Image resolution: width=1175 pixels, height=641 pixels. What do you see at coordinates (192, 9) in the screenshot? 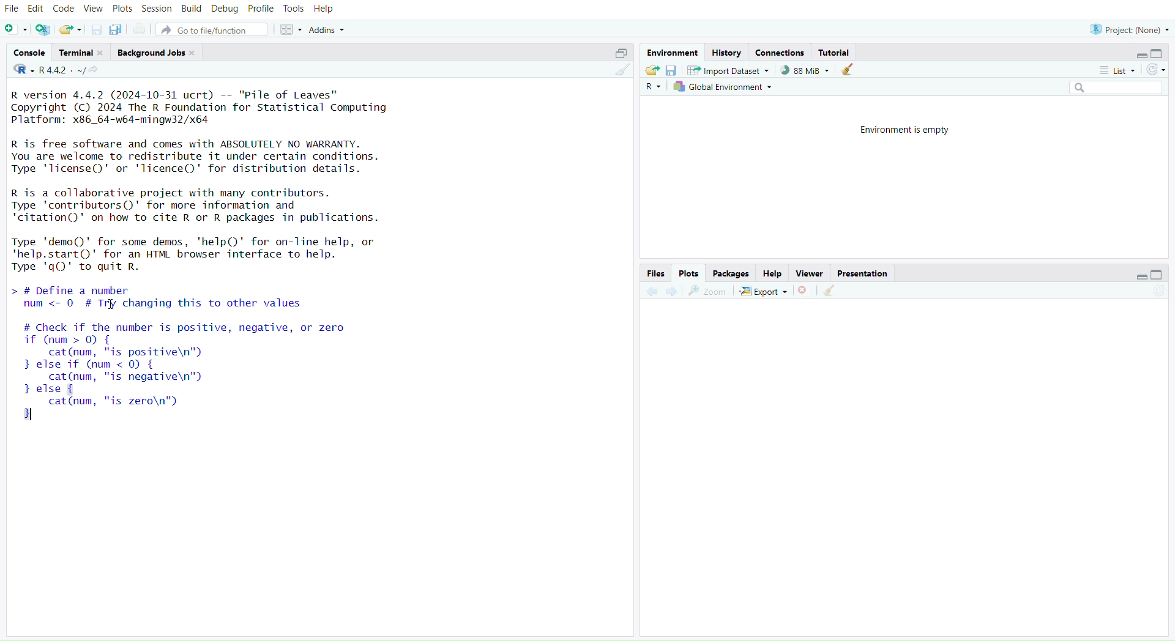
I see `build` at bounding box center [192, 9].